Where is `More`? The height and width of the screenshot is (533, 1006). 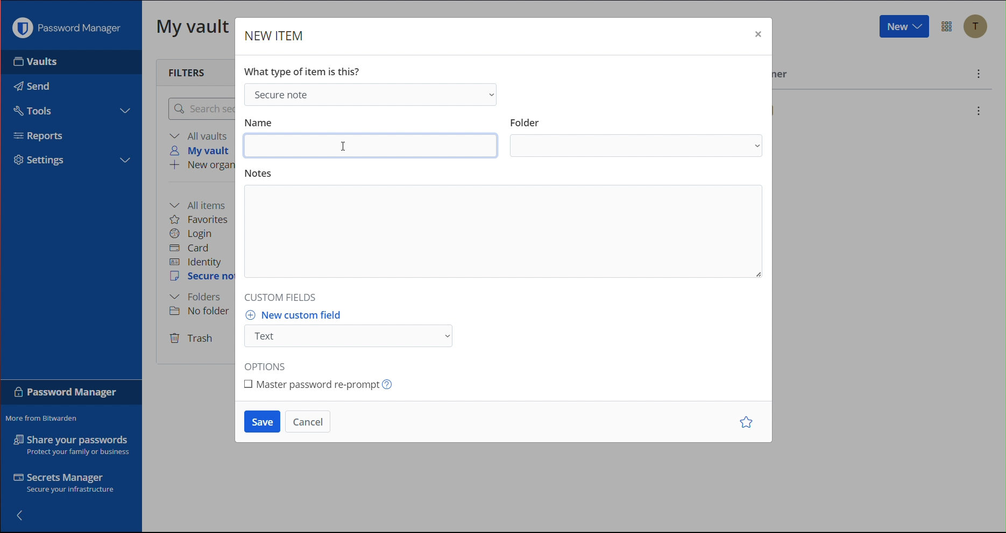 More is located at coordinates (979, 75).